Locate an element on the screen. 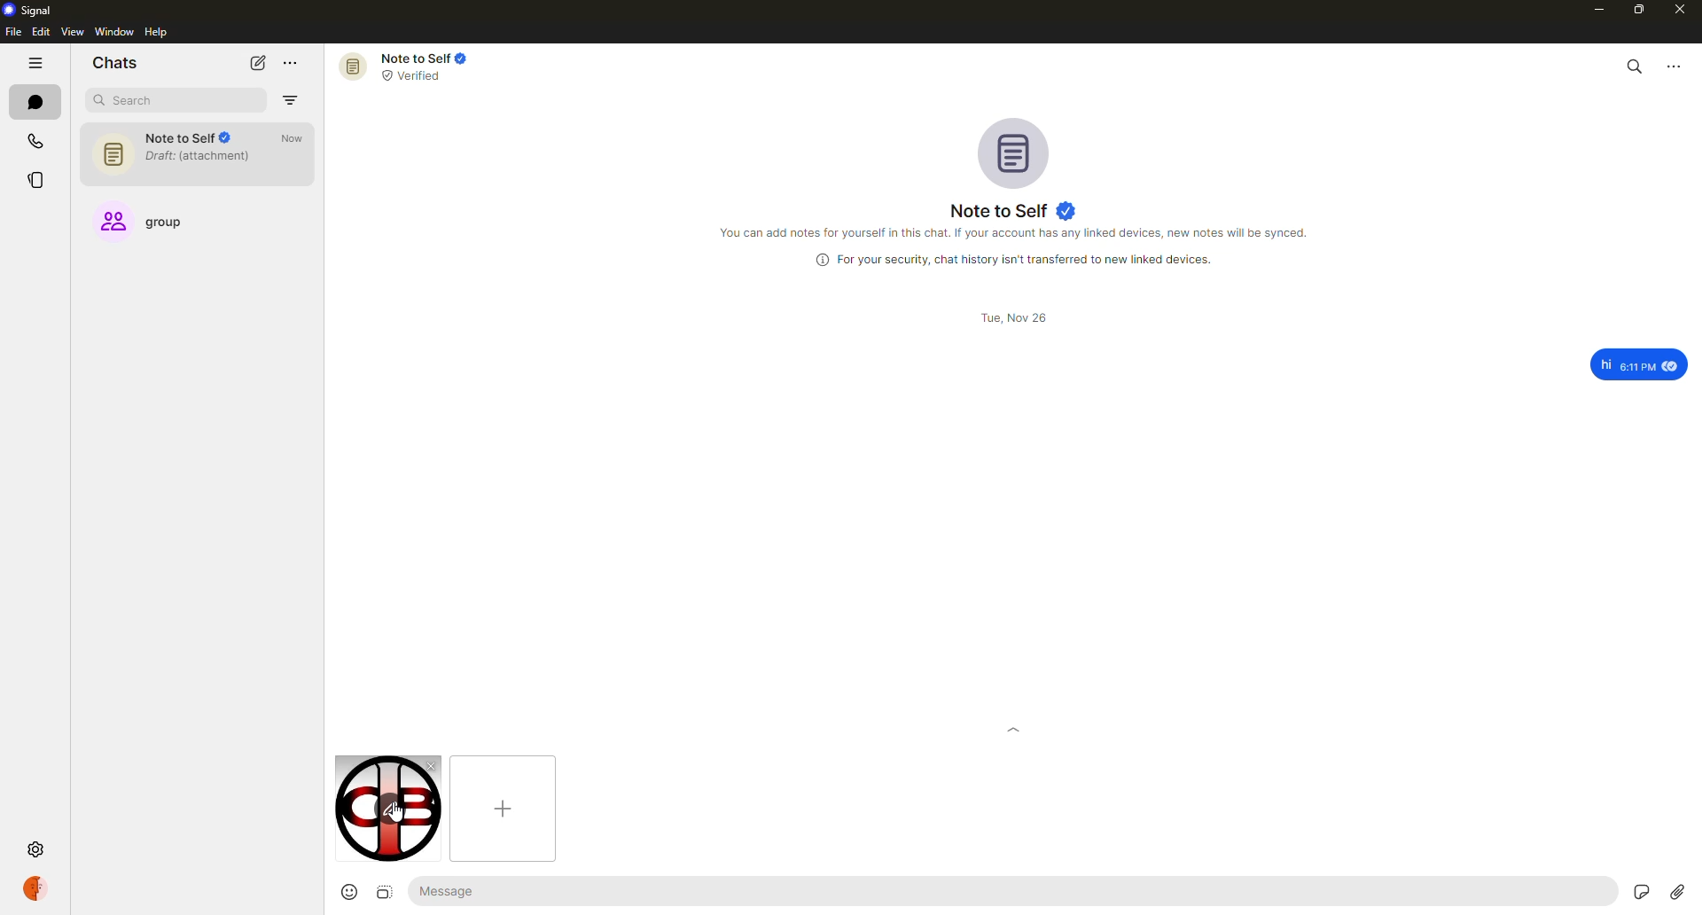 The width and height of the screenshot is (1702, 915). more is located at coordinates (1675, 63).